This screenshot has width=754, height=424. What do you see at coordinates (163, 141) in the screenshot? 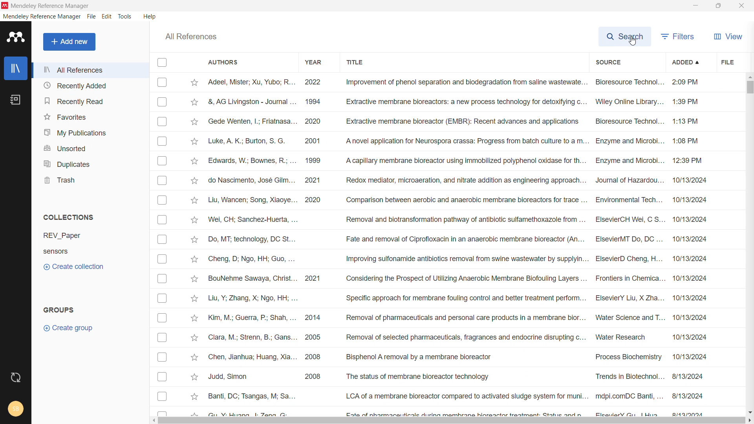
I see `Checkbox` at bounding box center [163, 141].